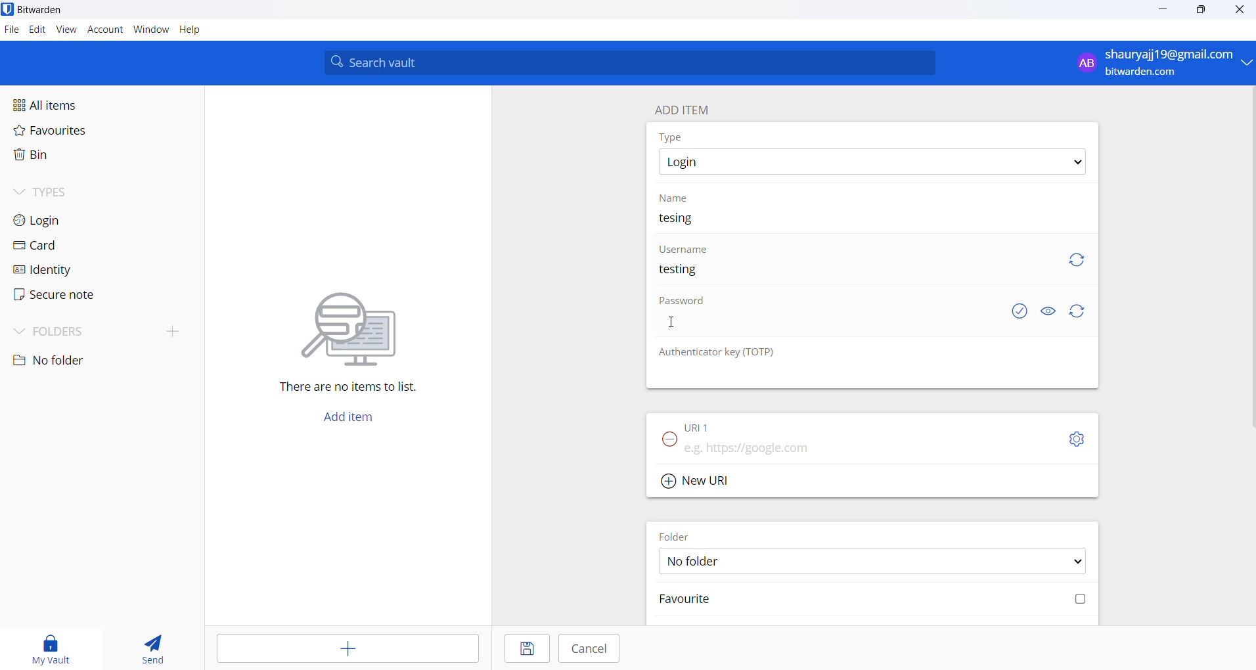 The width and height of the screenshot is (1256, 670). I want to click on Help, so click(198, 31).